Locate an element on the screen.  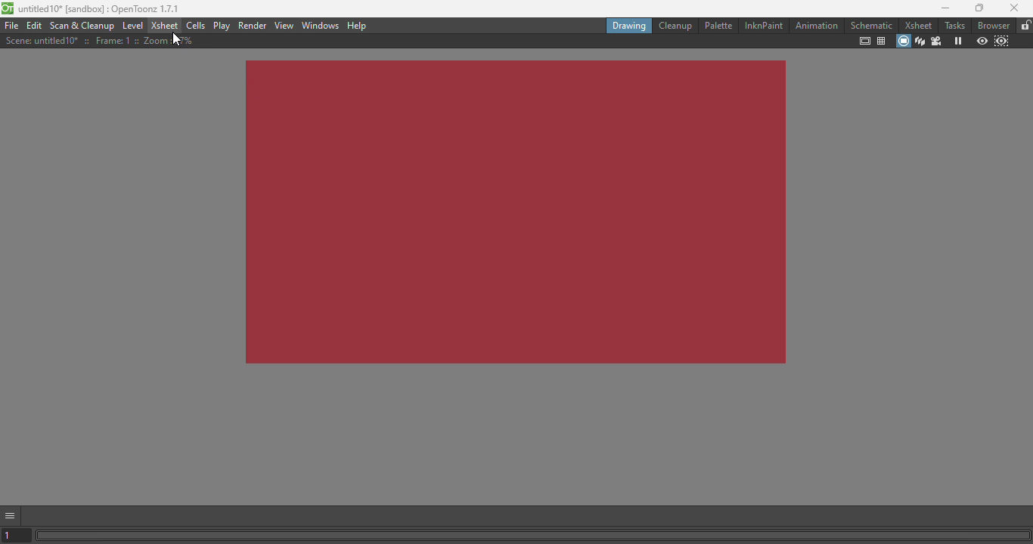
Set the current frame is located at coordinates (16, 536).